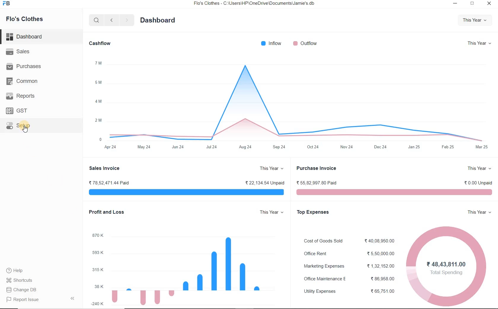 The width and height of the screenshot is (498, 309). I want to click on Dec24, so click(380, 147).